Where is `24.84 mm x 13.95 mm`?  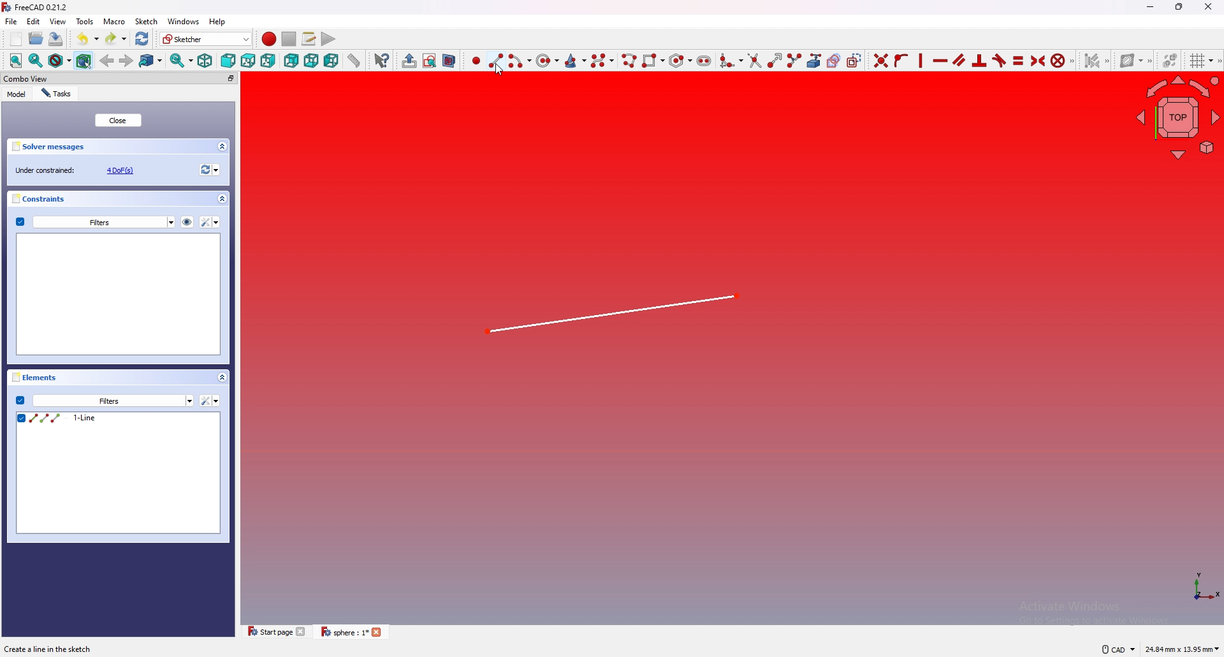
24.84 mm x 13.95 mm is located at coordinates (1182, 649).